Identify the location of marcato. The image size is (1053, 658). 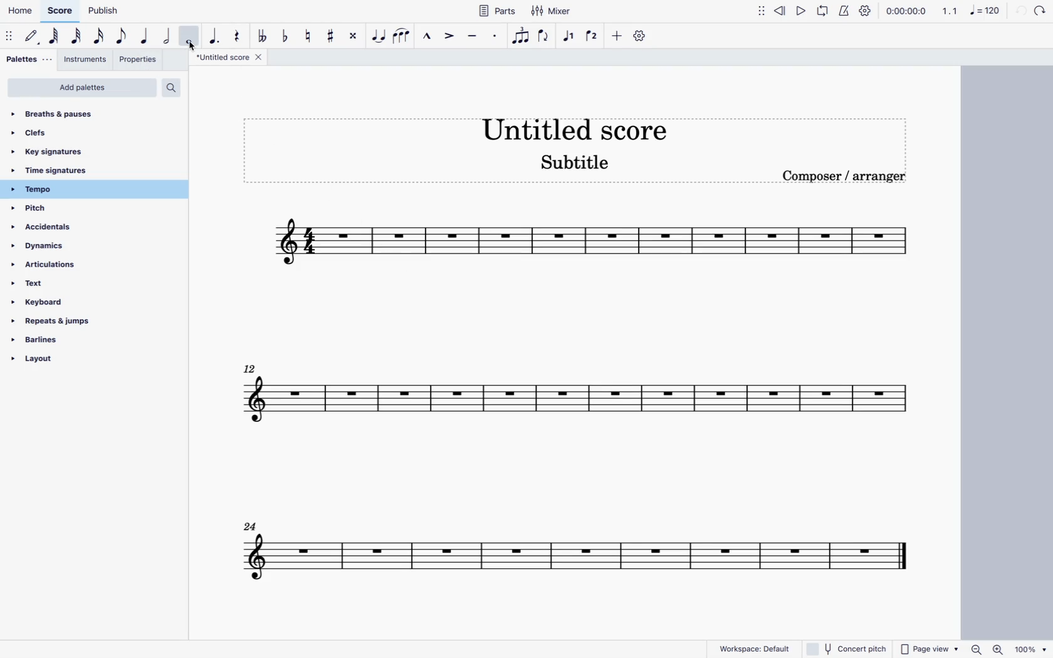
(427, 37).